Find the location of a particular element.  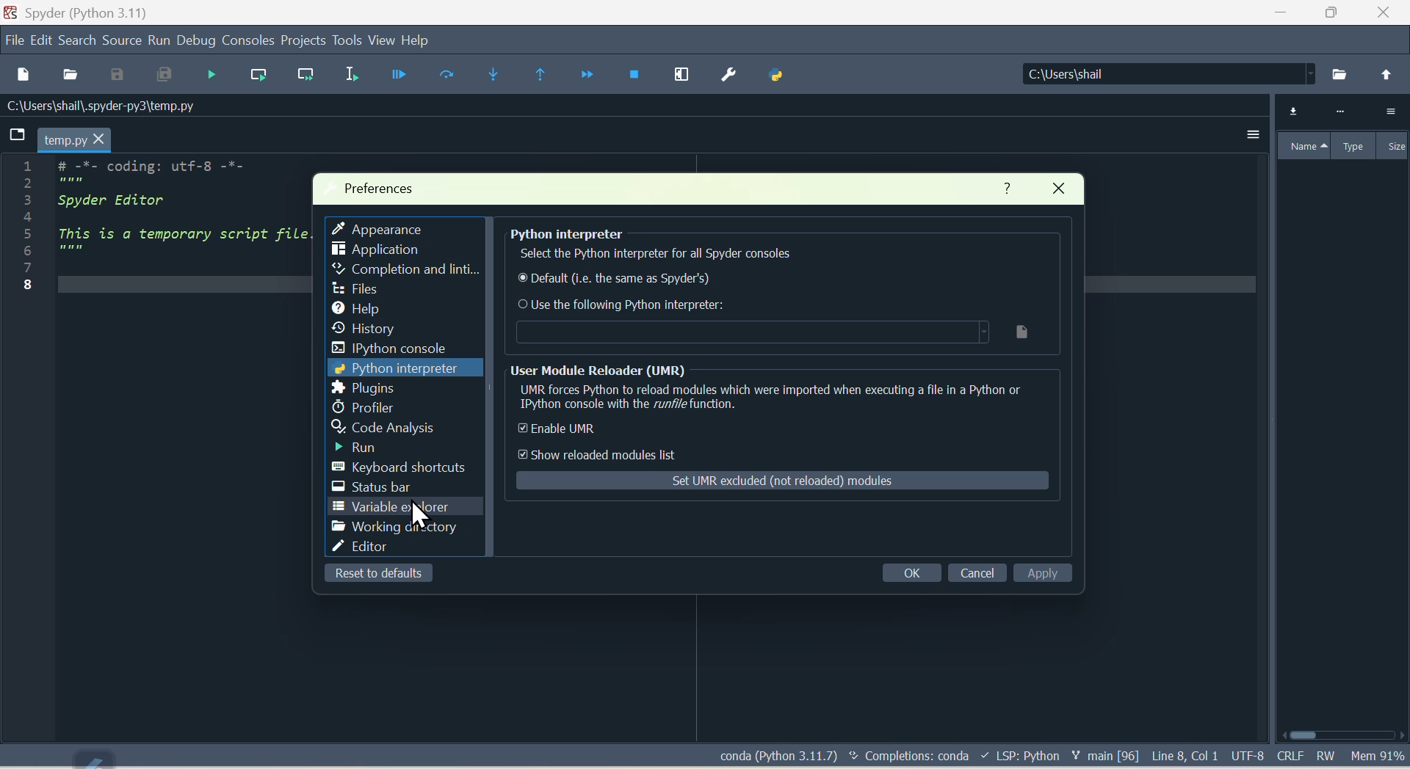

Tools  is located at coordinates (348, 40).